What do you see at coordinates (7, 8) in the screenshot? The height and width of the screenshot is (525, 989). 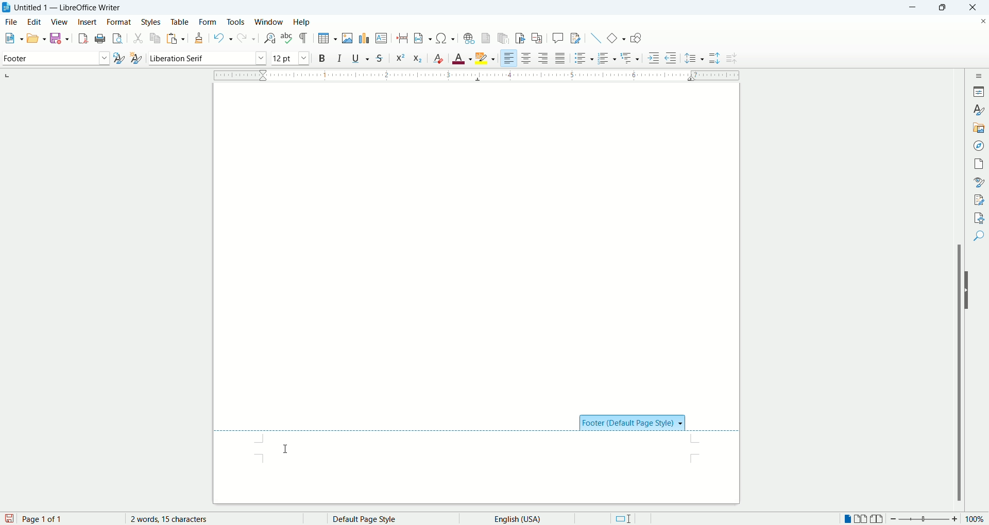 I see `application icon` at bounding box center [7, 8].